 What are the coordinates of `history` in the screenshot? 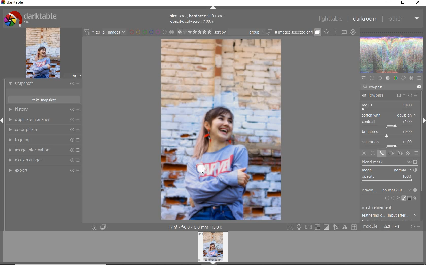 It's located at (46, 110).